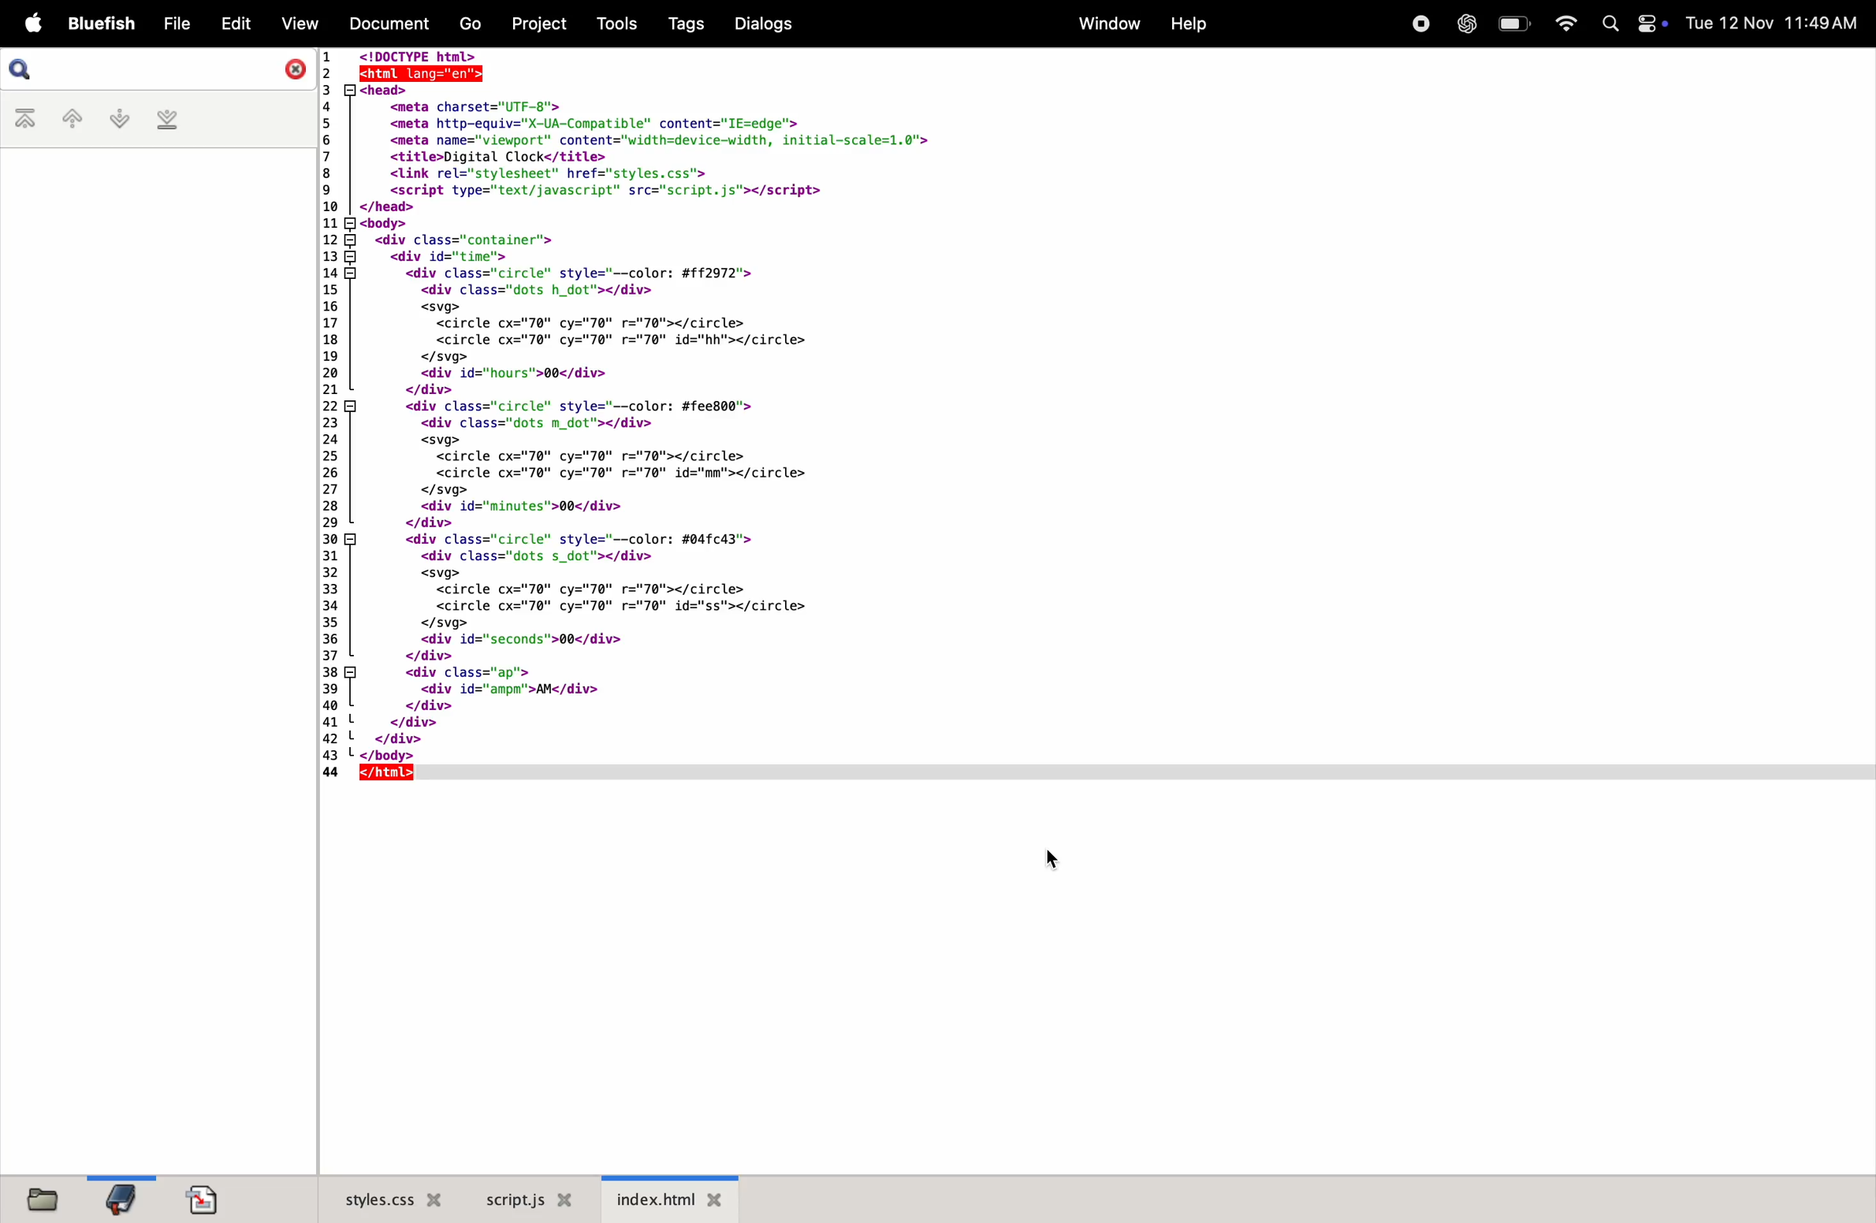  I want to click on last bookmark, so click(167, 121).